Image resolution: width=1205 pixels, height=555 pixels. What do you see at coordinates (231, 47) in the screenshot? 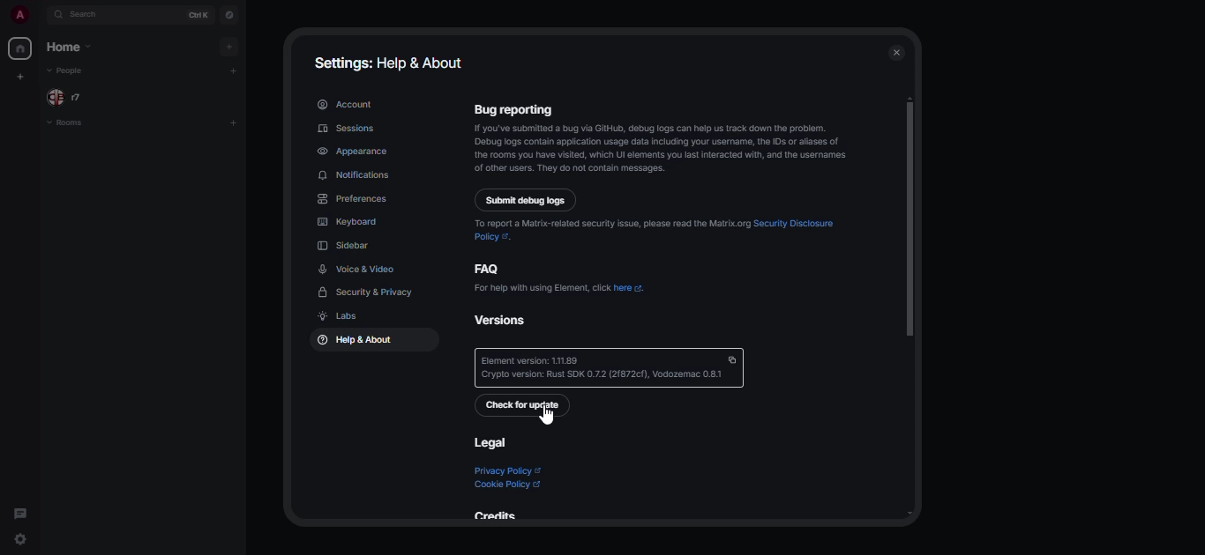
I see `add` at bounding box center [231, 47].